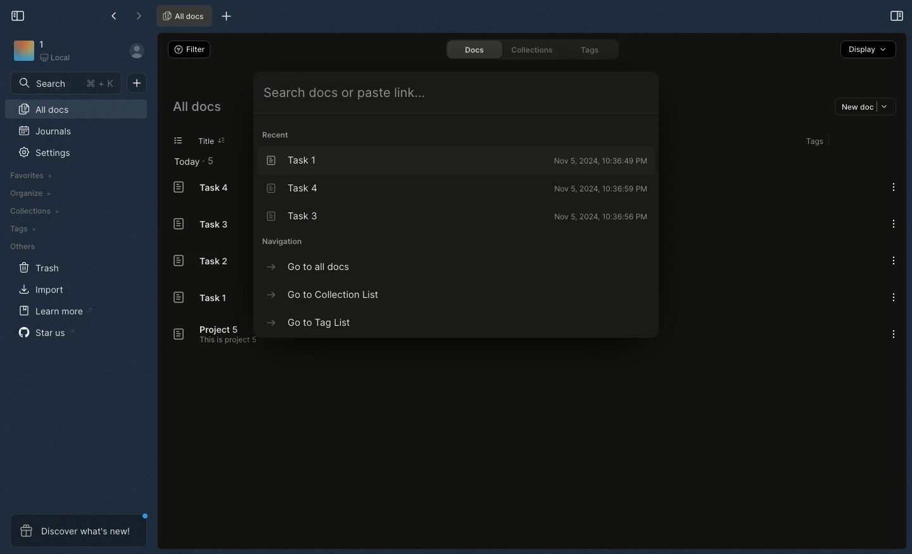 This screenshot has width=912, height=554. What do you see at coordinates (78, 529) in the screenshot?
I see `Discover what's new` at bounding box center [78, 529].